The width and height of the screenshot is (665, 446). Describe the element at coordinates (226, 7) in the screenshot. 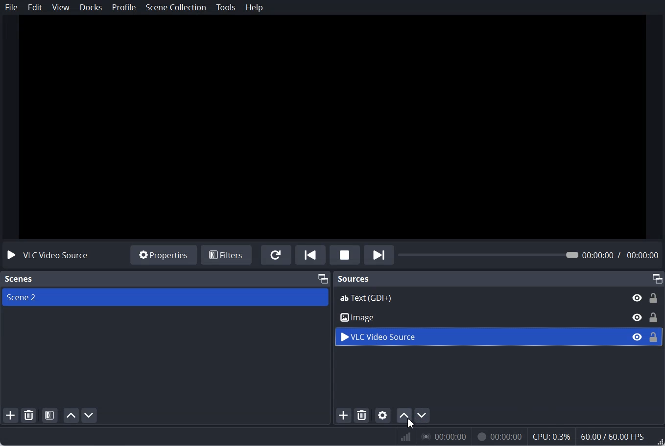

I see `Tools` at that location.